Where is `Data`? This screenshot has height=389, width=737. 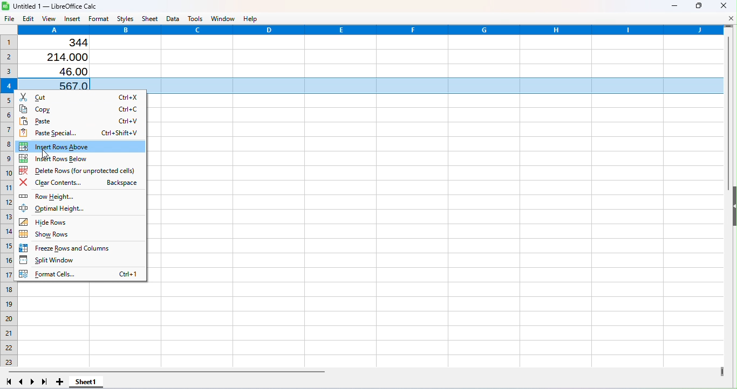
Data is located at coordinates (174, 18).